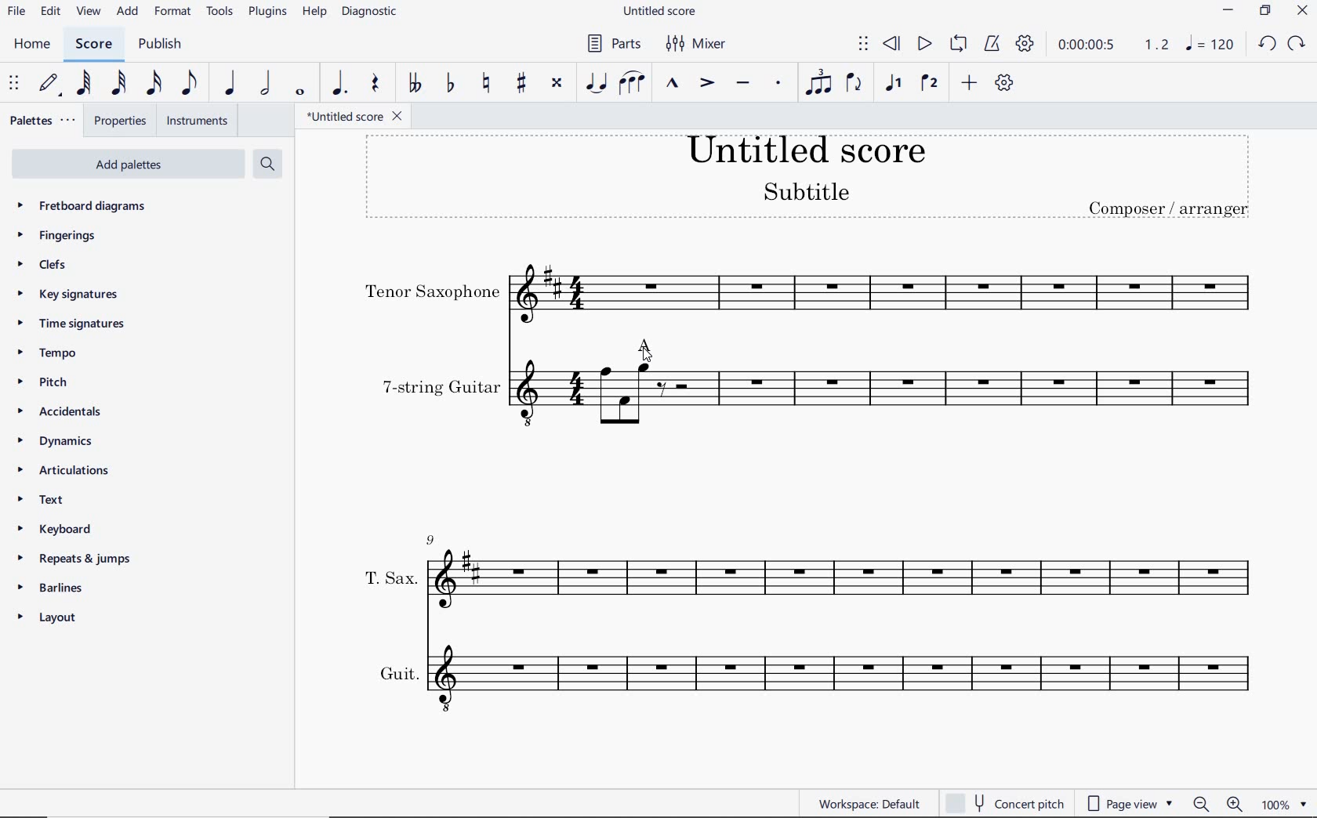 The image size is (1317, 818). What do you see at coordinates (129, 162) in the screenshot?
I see `ADD PALETTES` at bounding box center [129, 162].